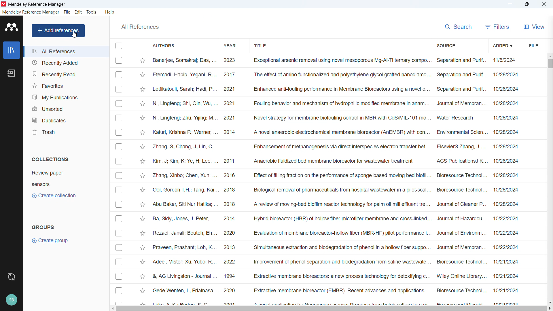 The image size is (553, 311). What do you see at coordinates (140, 27) in the screenshot?
I see ` All references ` at bounding box center [140, 27].